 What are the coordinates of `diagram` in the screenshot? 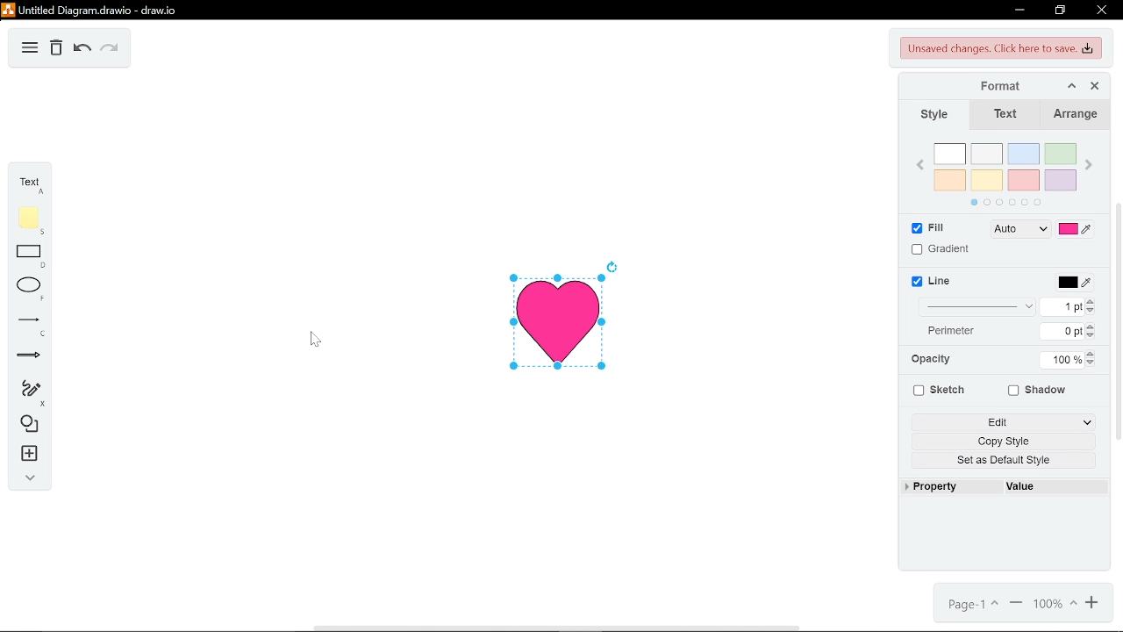 It's located at (31, 49).